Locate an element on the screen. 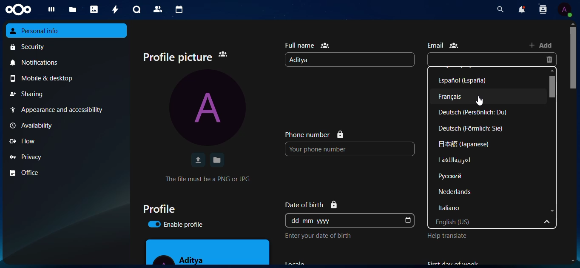 The width and height of the screenshot is (580, 268). photos is located at coordinates (94, 9).